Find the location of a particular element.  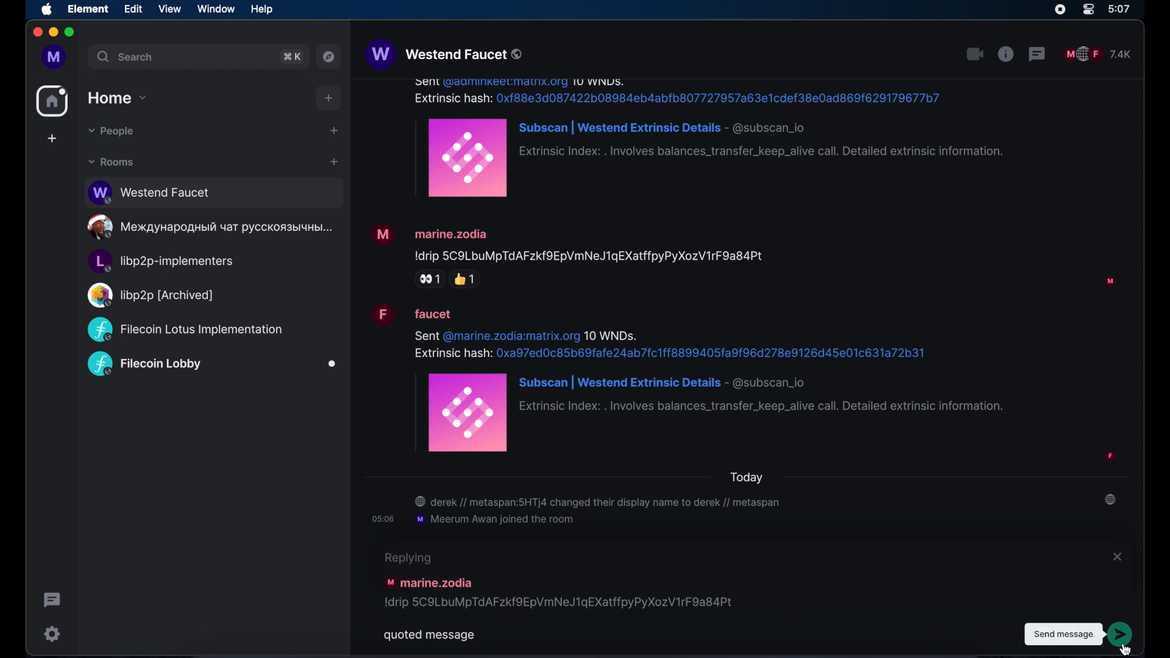

public room is located at coordinates (212, 227).